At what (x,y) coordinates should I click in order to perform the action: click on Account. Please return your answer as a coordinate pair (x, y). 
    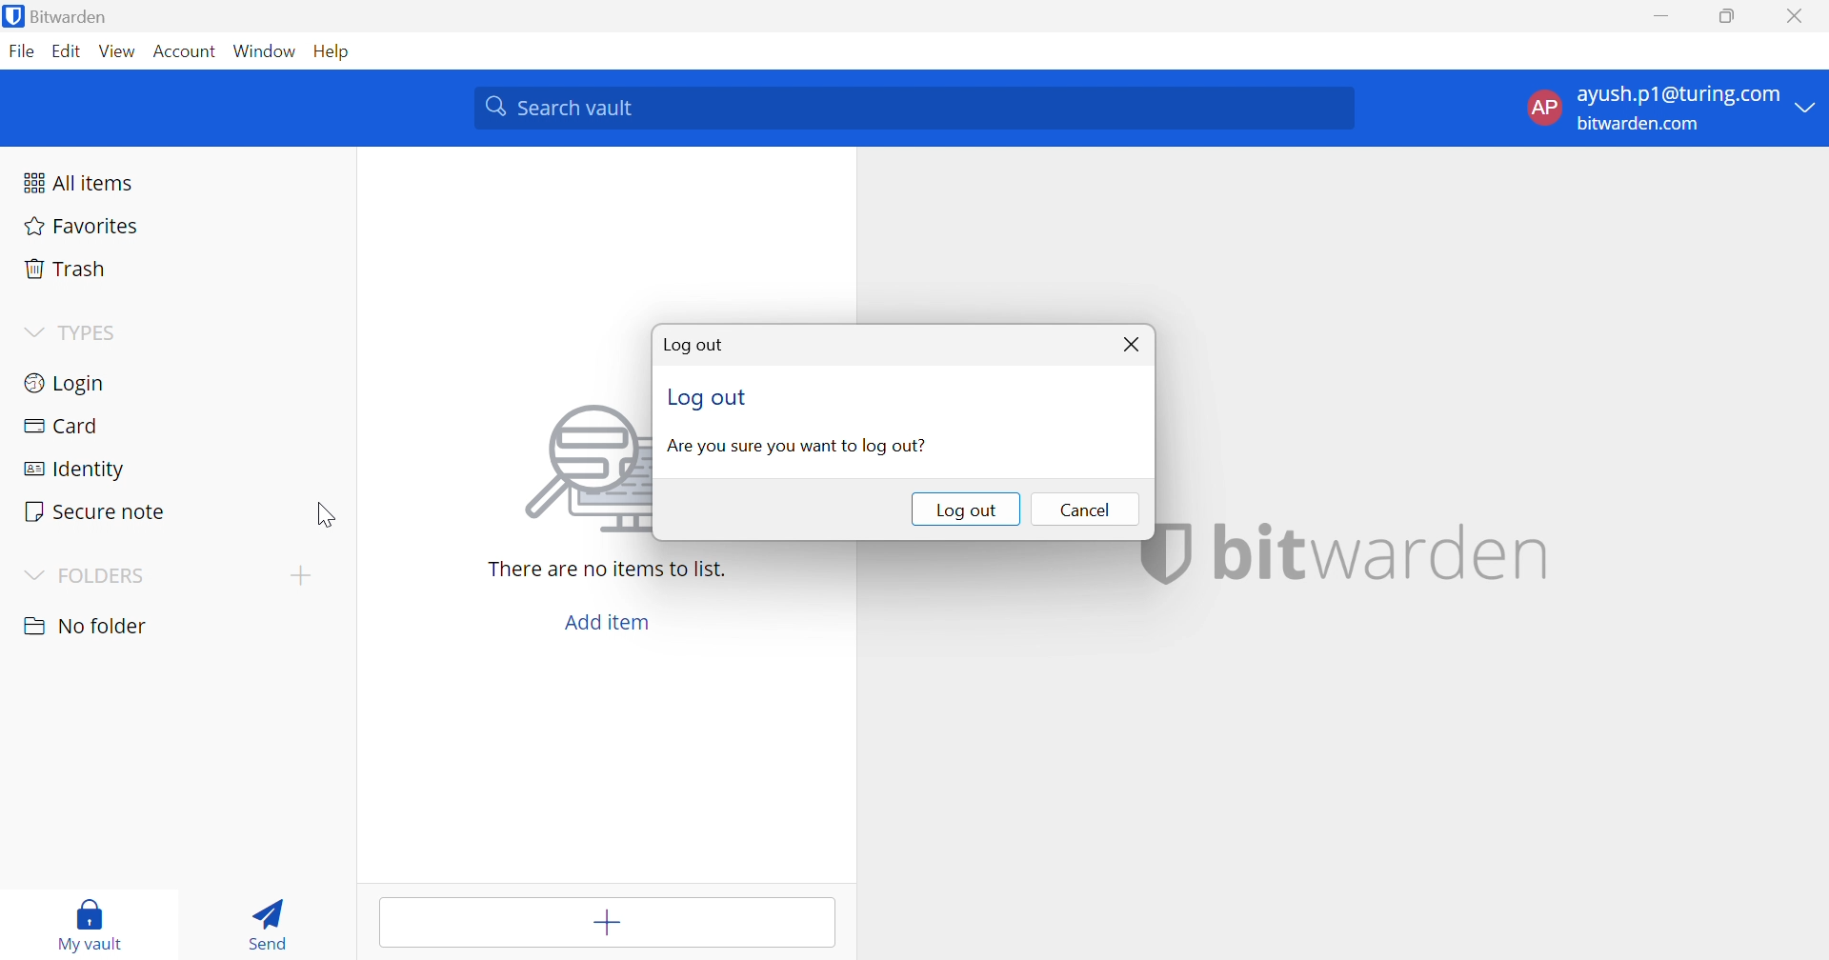
    Looking at the image, I should click on (184, 50).